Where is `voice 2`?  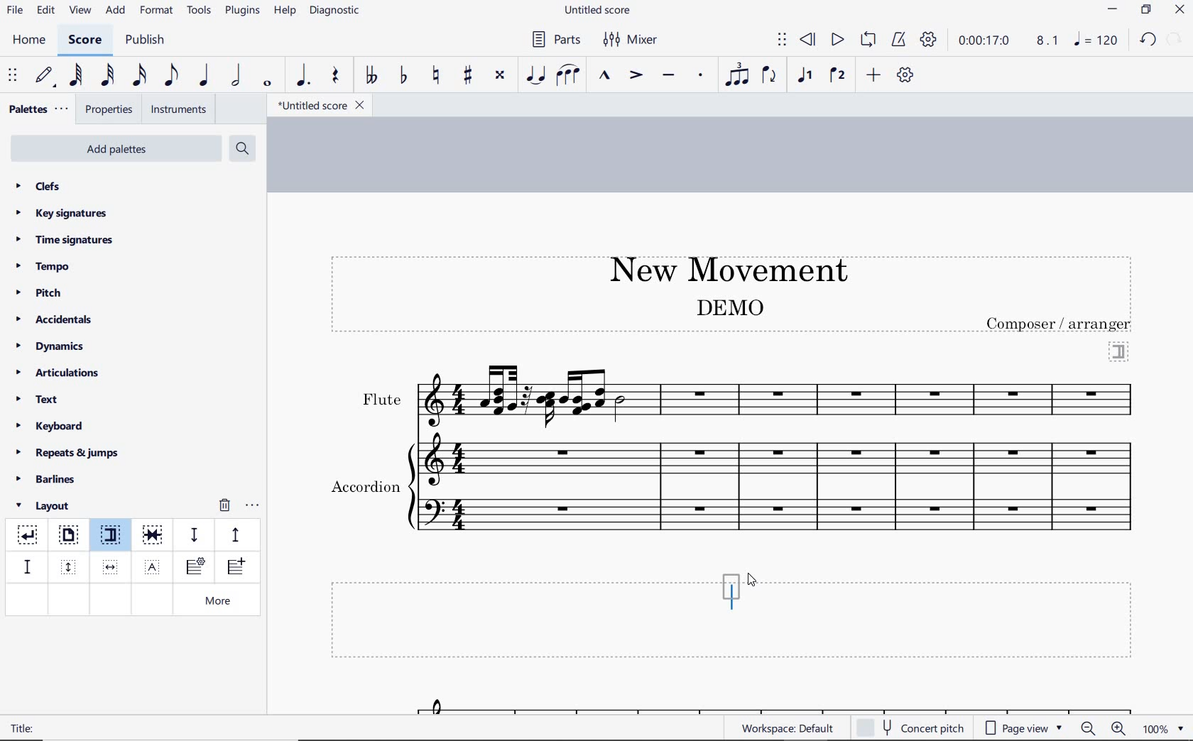
voice 2 is located at coordinates (838, 76).